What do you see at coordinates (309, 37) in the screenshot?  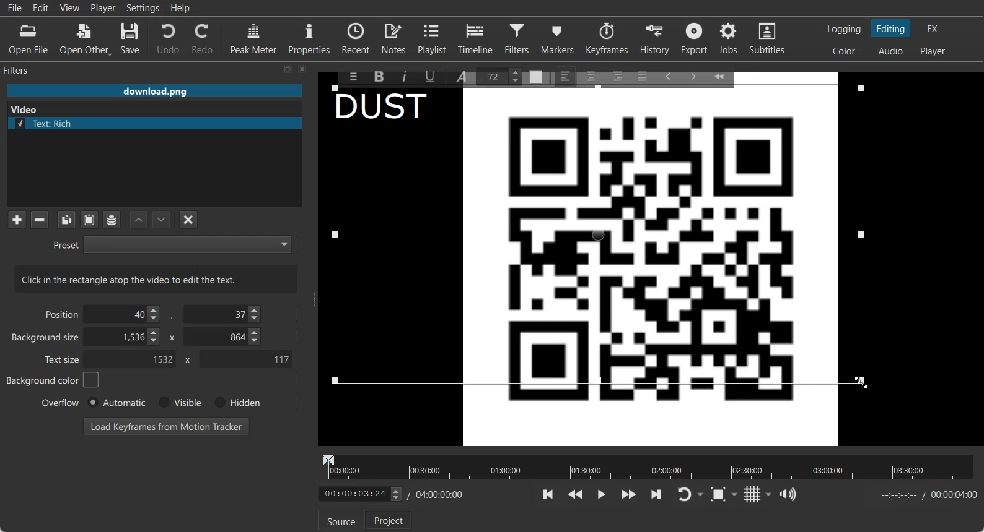 I see `Properties` at bounding box center [309, 37].